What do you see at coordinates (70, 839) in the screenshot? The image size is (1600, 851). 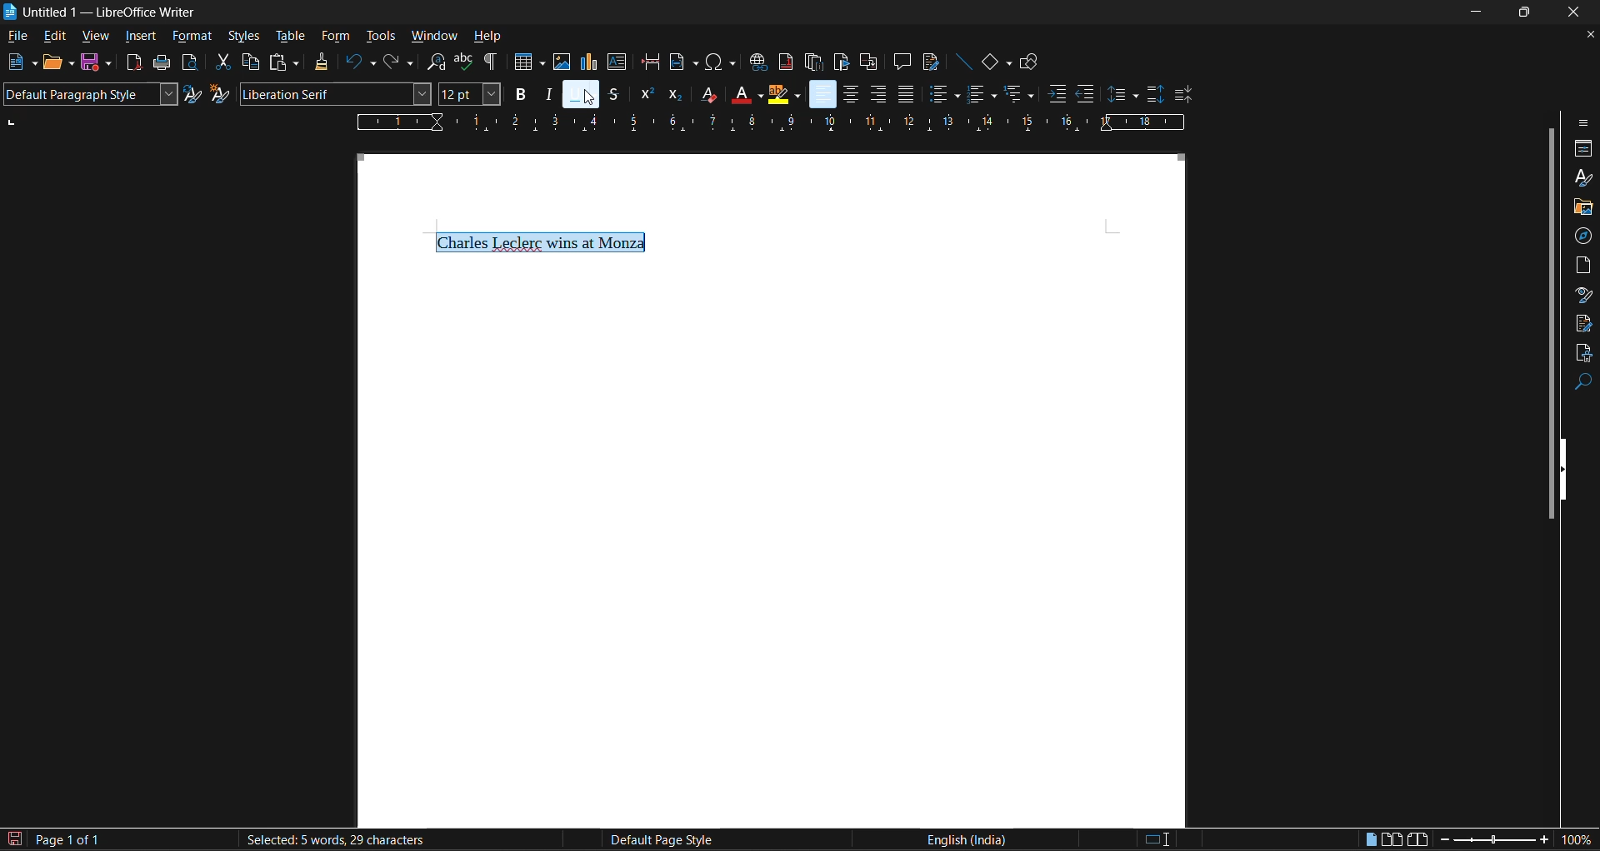 I see `page number in document` at bounding box center [70, 839].